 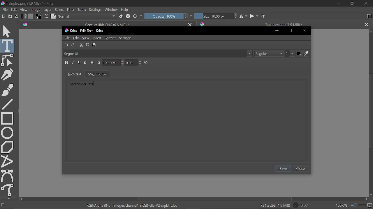 I want to click on Italic, so click(x=73, y=63).